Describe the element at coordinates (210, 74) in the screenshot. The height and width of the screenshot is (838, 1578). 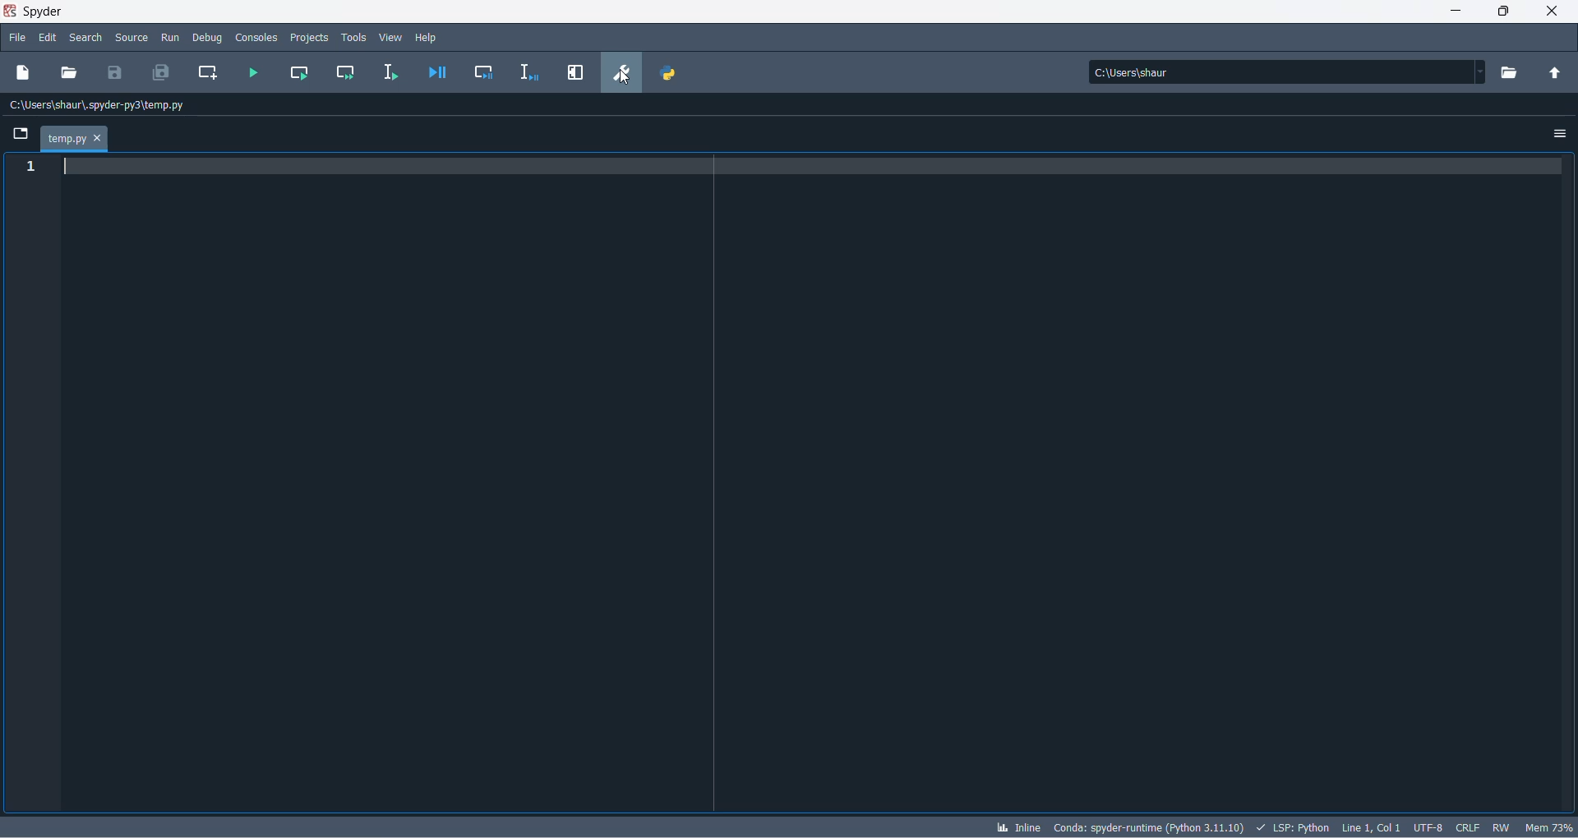
I see `create new cell` at that location.